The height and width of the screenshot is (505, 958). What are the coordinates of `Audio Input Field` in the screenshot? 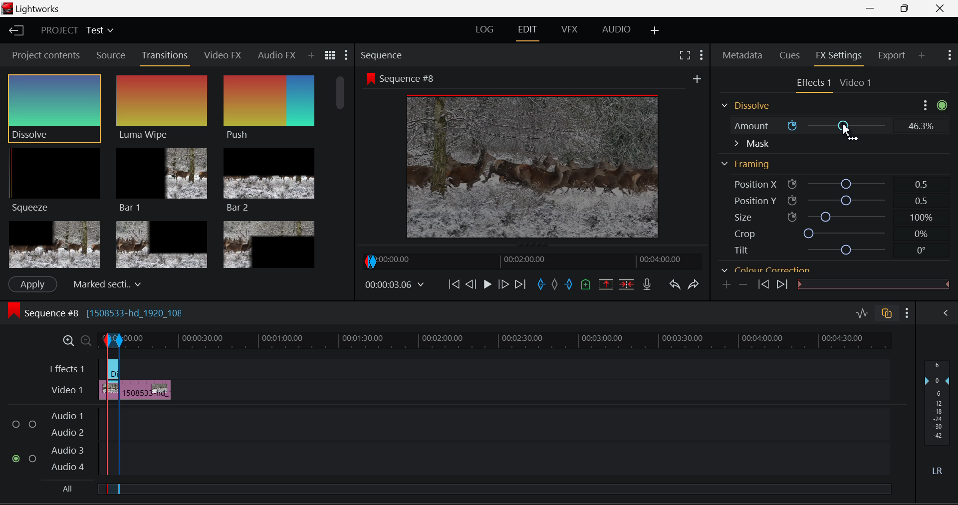 It's located at (505, 459).